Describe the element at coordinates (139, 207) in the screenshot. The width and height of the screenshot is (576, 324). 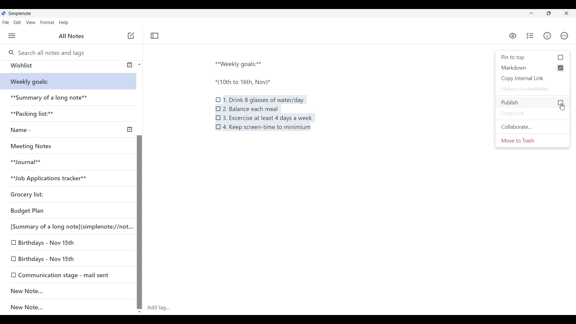
I see `Scroll bar` at that location.